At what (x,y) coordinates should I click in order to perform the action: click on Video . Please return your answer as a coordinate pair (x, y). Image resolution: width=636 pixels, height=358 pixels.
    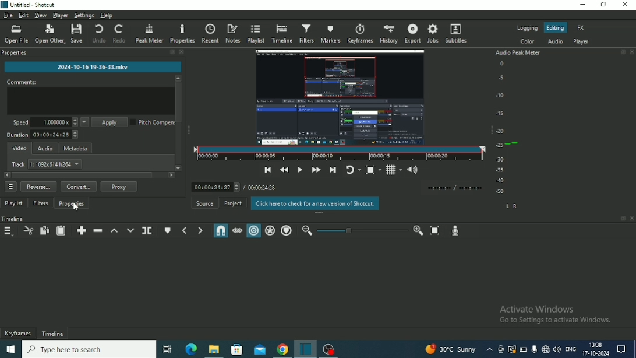
    Looking at the image, I should click on (338, 96).